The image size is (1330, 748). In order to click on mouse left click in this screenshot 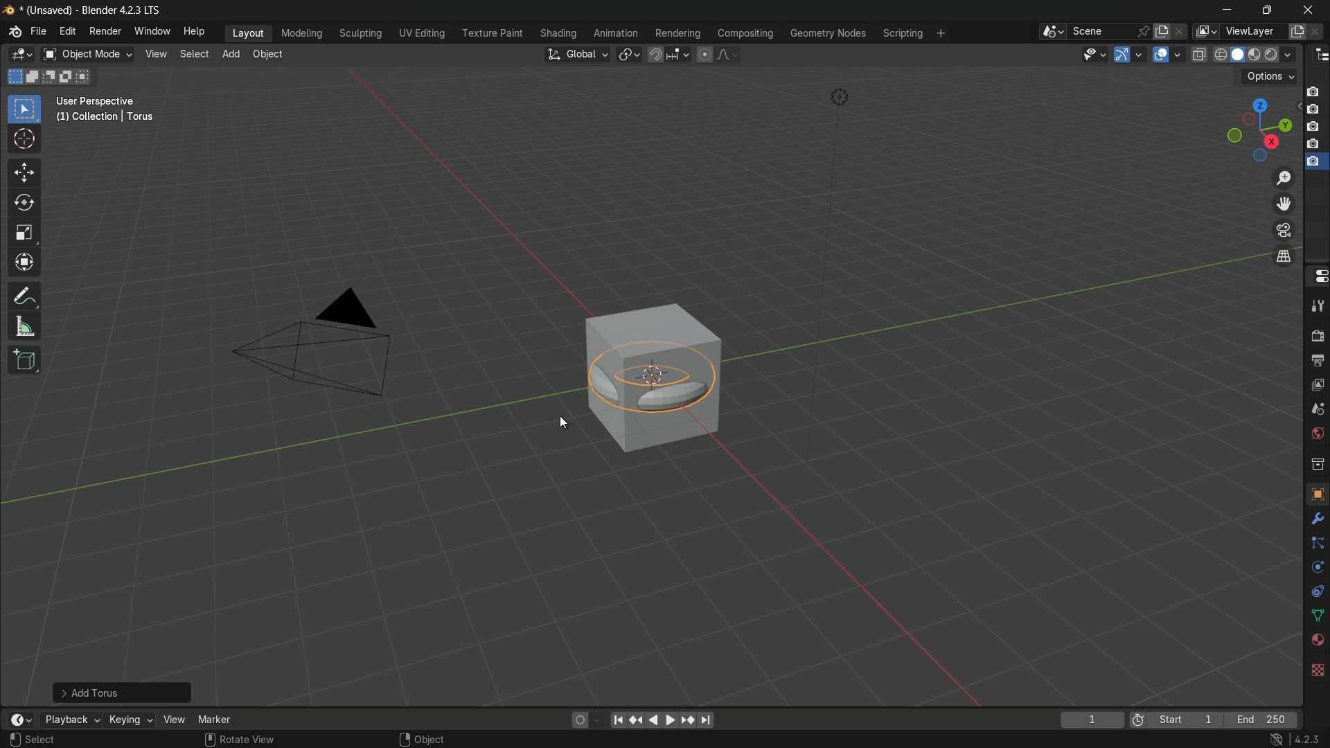, I will do `click(15, 740)`.